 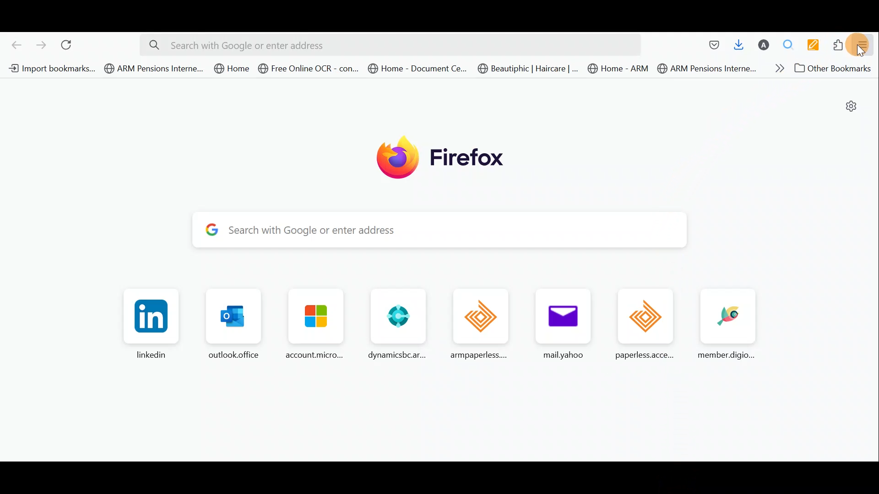 I want to click on  outlook office, so click(x=230, y=326).